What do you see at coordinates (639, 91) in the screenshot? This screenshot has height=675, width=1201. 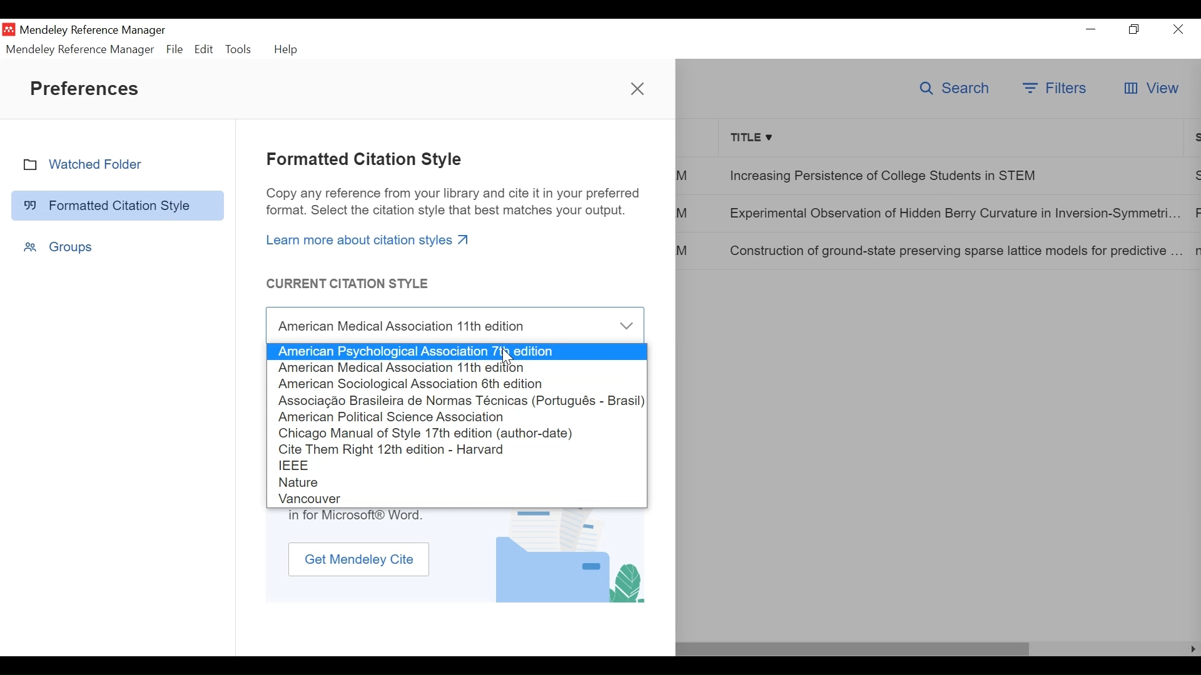 I see `close` at bounding box center [639, 91].